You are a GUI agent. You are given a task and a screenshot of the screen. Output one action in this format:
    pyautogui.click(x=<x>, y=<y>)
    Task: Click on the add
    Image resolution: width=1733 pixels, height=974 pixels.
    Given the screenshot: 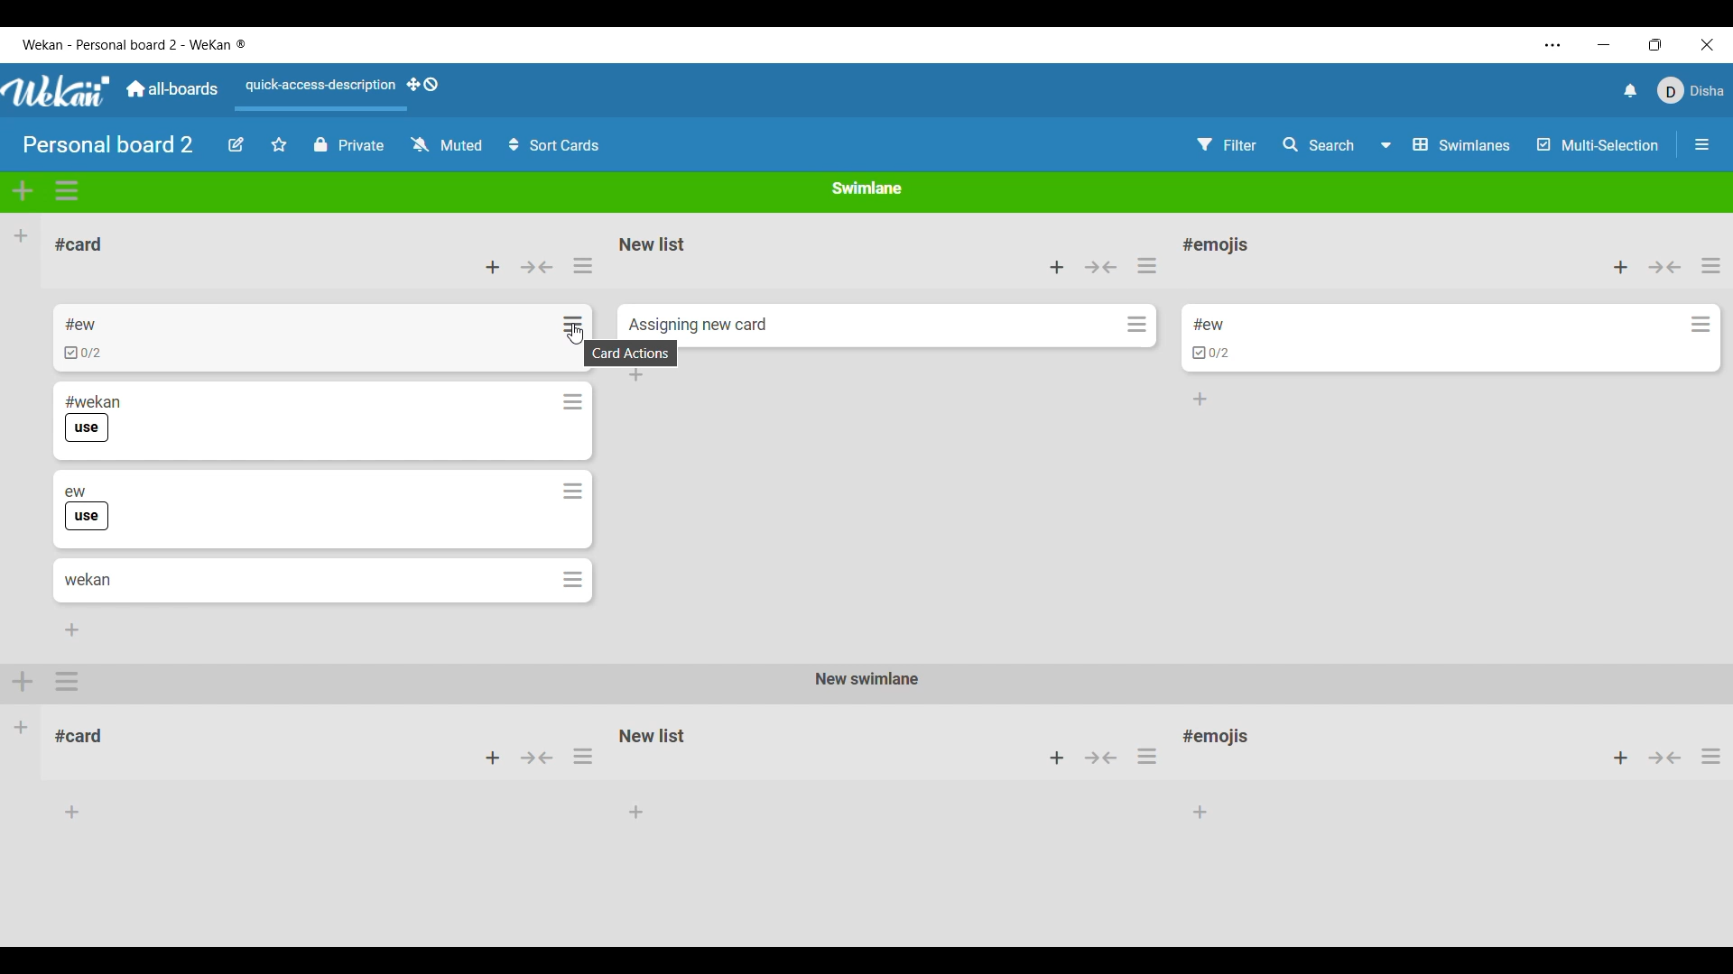 What is the action you would take?
    pyautogui.click(x=1611, y=758)
    